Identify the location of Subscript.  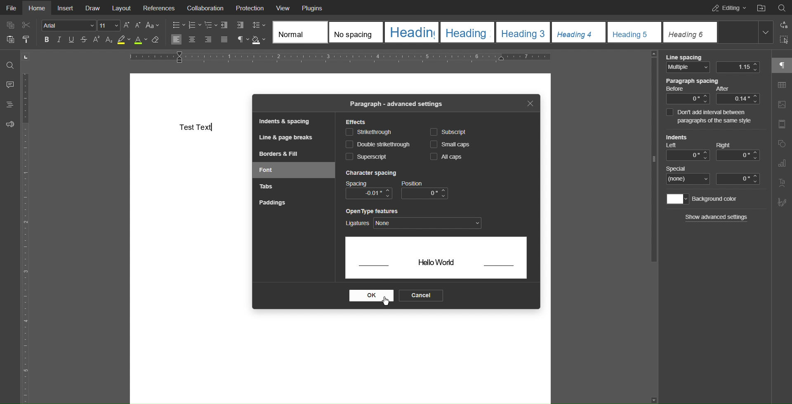
(109, 40).